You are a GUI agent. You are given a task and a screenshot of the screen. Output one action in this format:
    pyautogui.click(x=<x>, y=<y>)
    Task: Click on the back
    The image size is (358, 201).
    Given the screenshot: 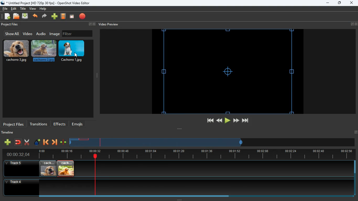 What is the action you would take?
    pyautogui.click(x=45, y=143)
    